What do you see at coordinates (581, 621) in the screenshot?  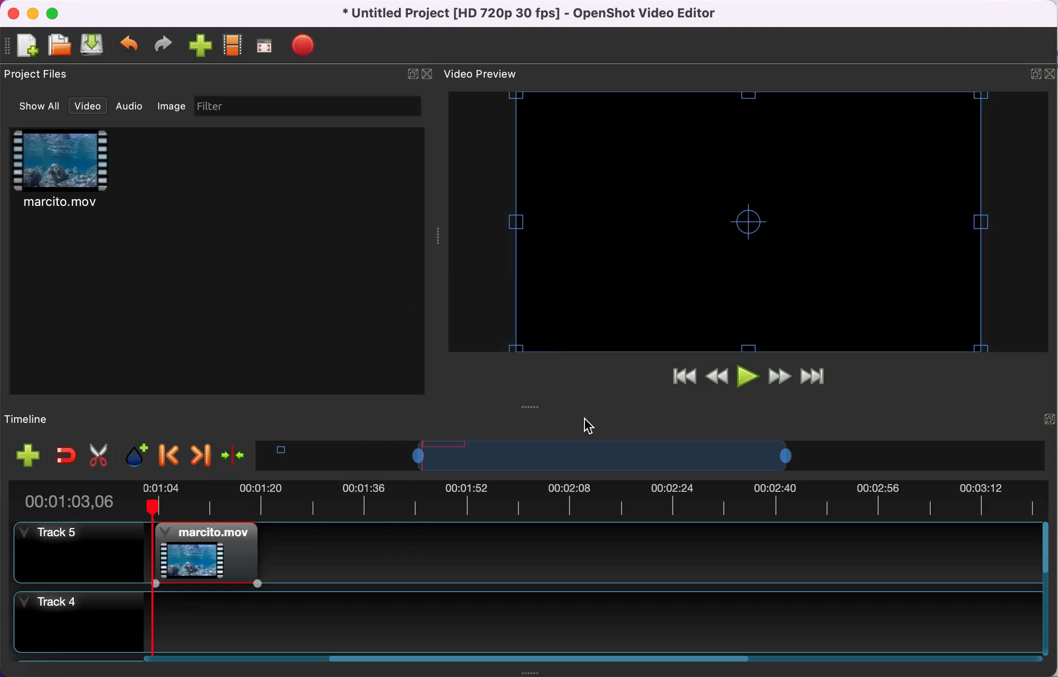 I see `timeline` at bounding box center [581, 621].